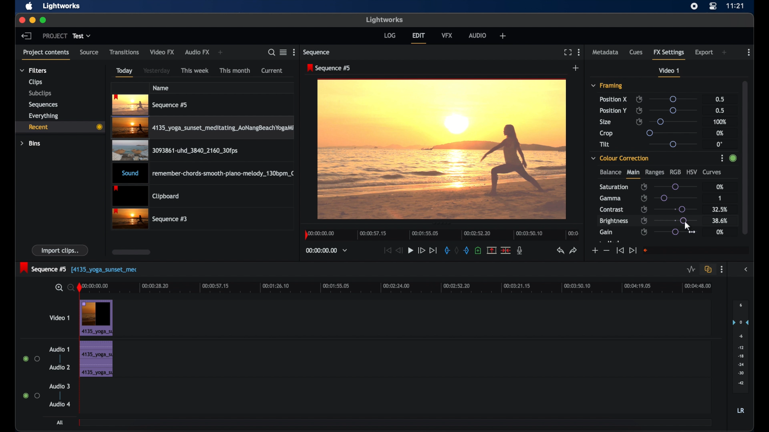 This screenshot has width=769, height=432. What do you see at coordinates (691, 270) in the screenshot?
I see `toggle audio levels editing` at bounding box center [691, 270].